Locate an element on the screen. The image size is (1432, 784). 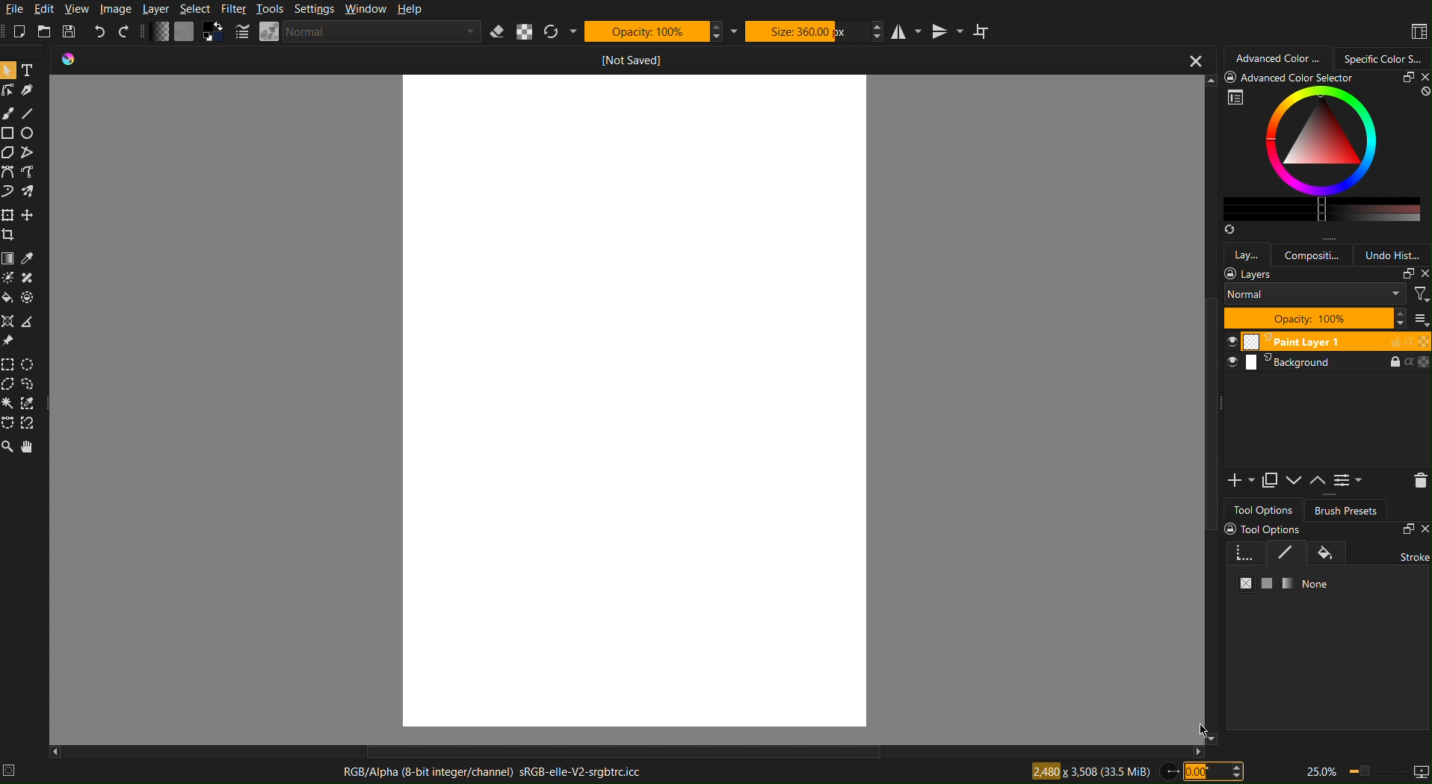
Zoom is located at coordinates (1365, 771).